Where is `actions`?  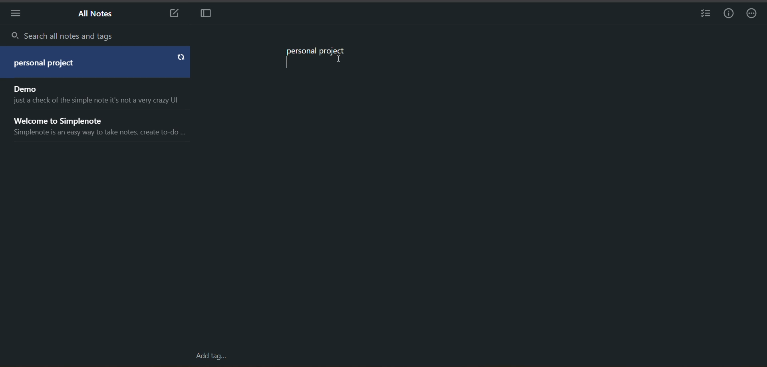 actions is located at coordinates (753, 15).